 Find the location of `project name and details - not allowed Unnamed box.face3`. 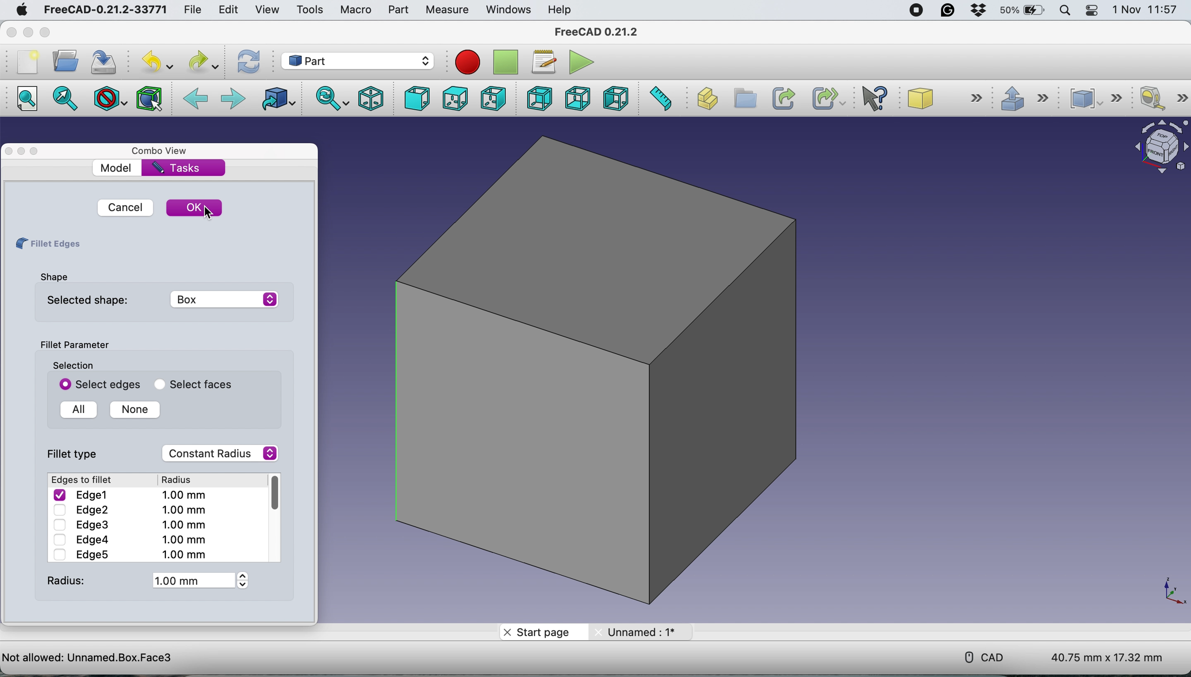

project name and details - not allowed Unnamed box.face3 is located at coordinates (207, 657).